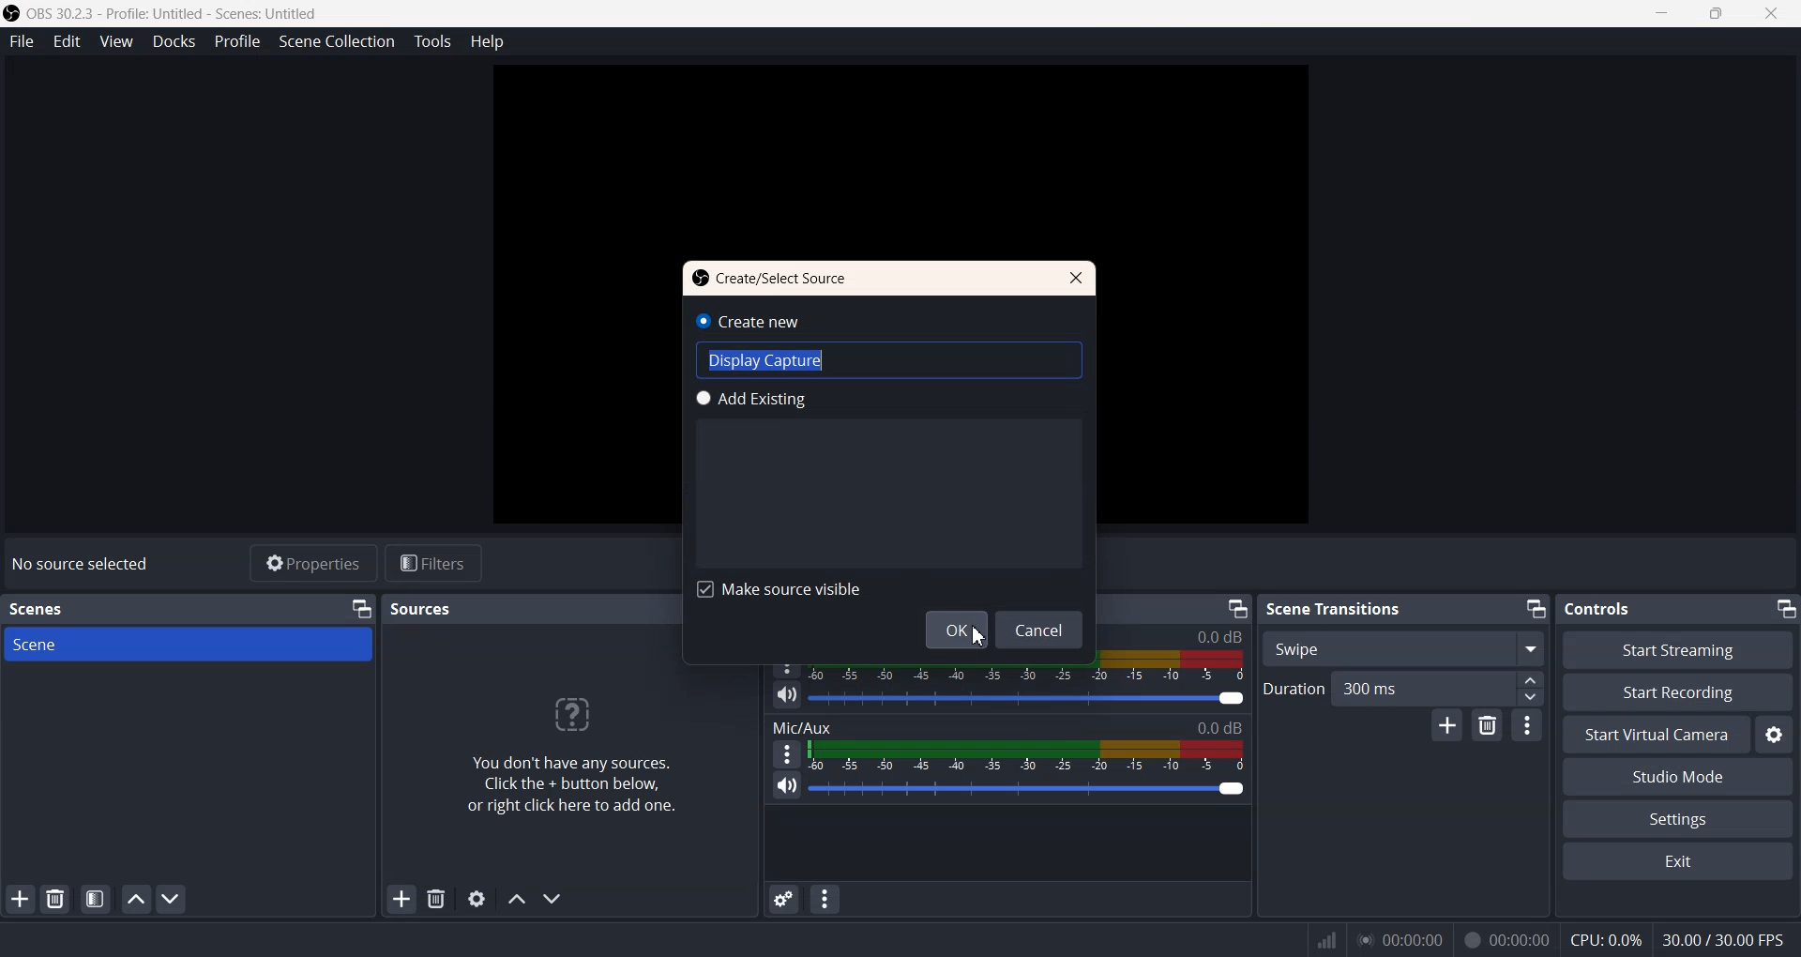 The height and width of the screenshot is (957, 1801). What do you see at coordinates (582, 745) in the screenshot?
I see `Text` at bounding box center [582, 745].